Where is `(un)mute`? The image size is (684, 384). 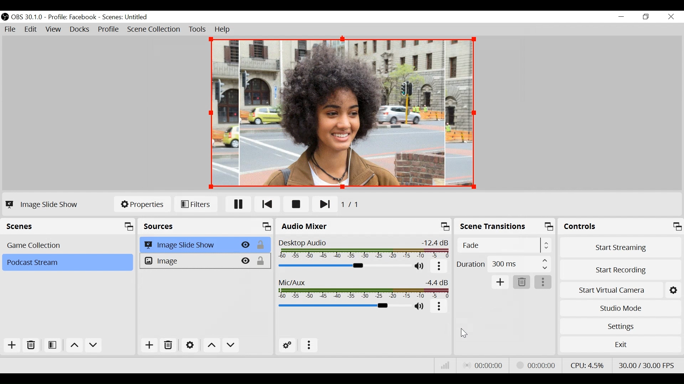
(un)mute is located at coordinates (420, 307).